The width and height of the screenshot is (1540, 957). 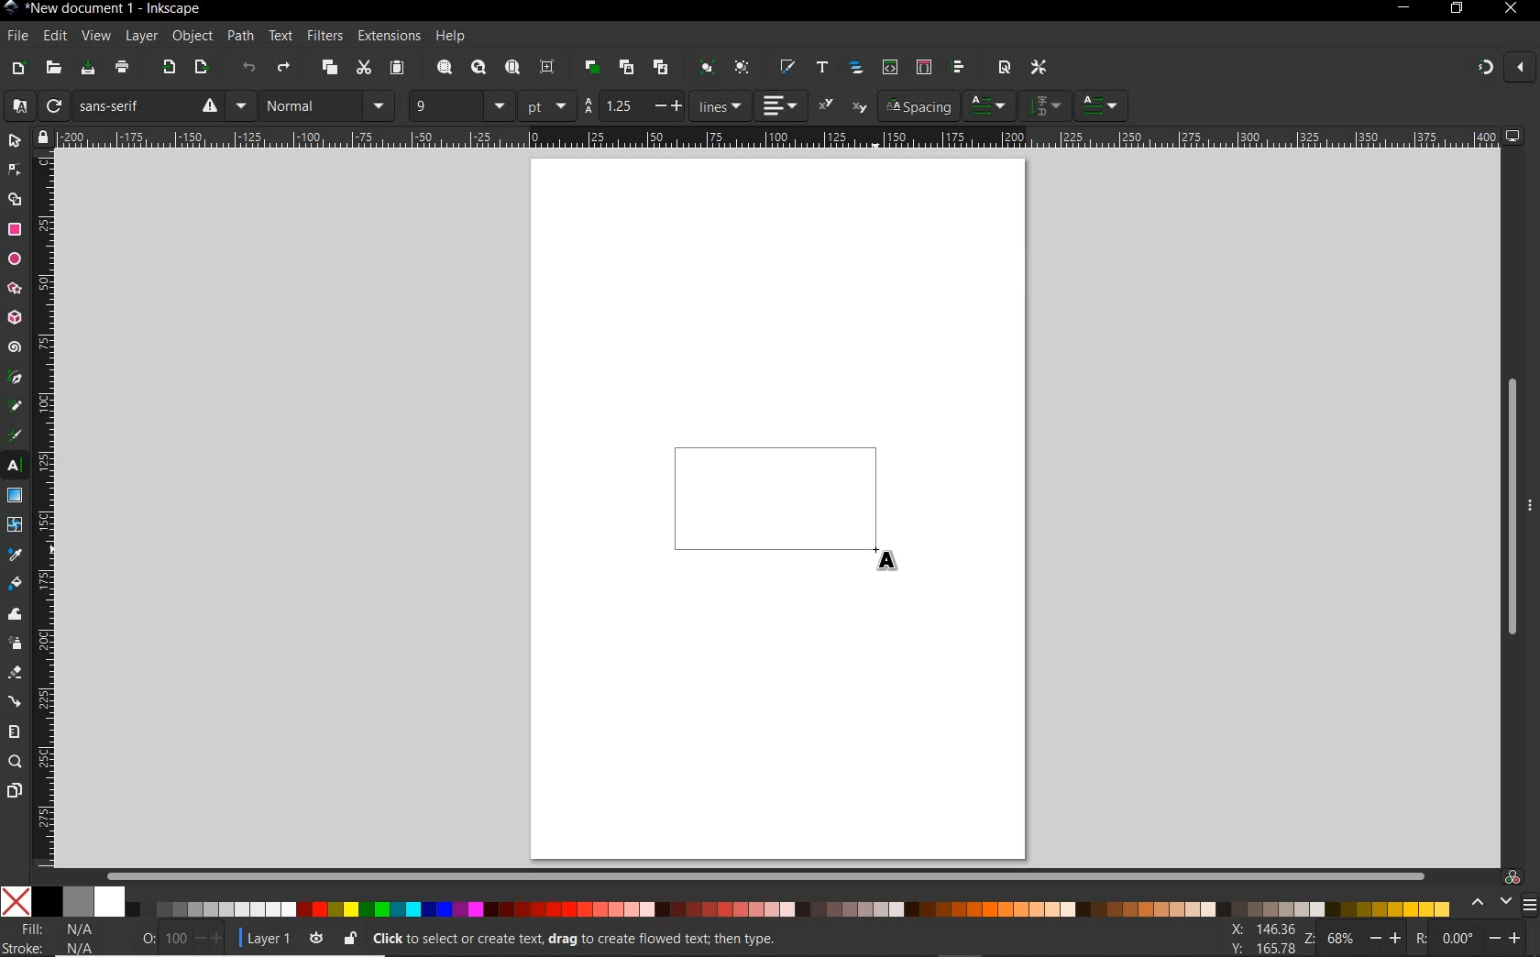 What do you see at coordinates (781, 105) in the screenshot?
I see `allignment` at bounding box center [781, 105].